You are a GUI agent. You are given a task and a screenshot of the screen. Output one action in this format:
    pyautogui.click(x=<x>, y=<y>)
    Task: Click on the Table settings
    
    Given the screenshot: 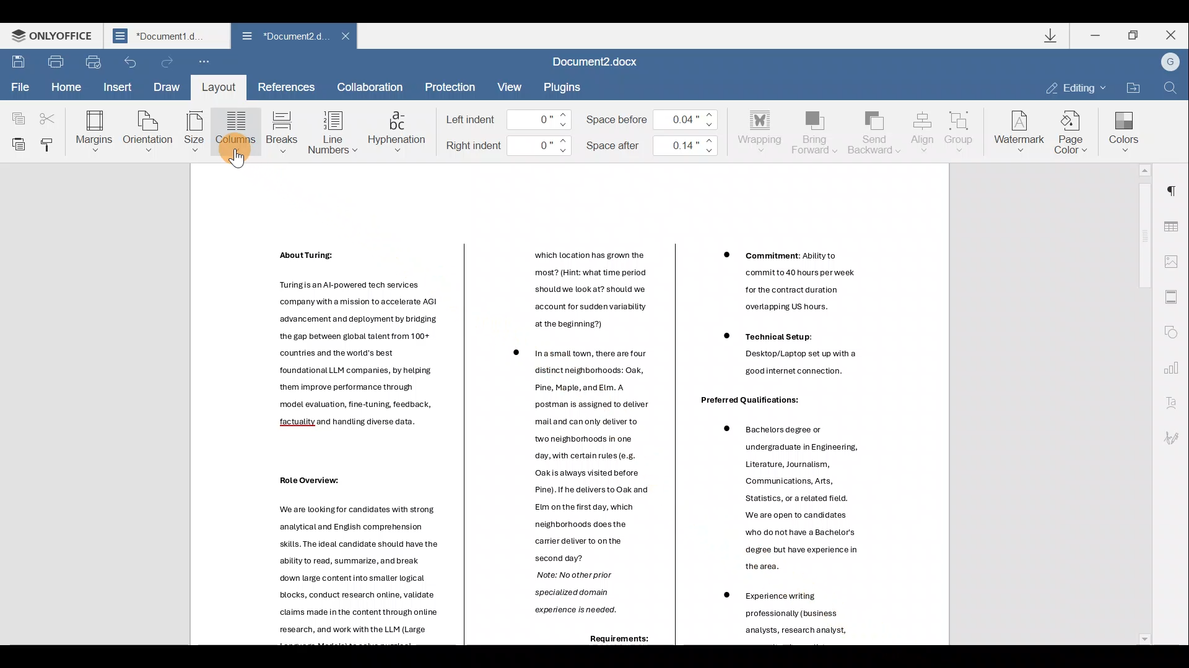 What is the action you would take?
    pyautogui.click(x=1175, y=222)
    